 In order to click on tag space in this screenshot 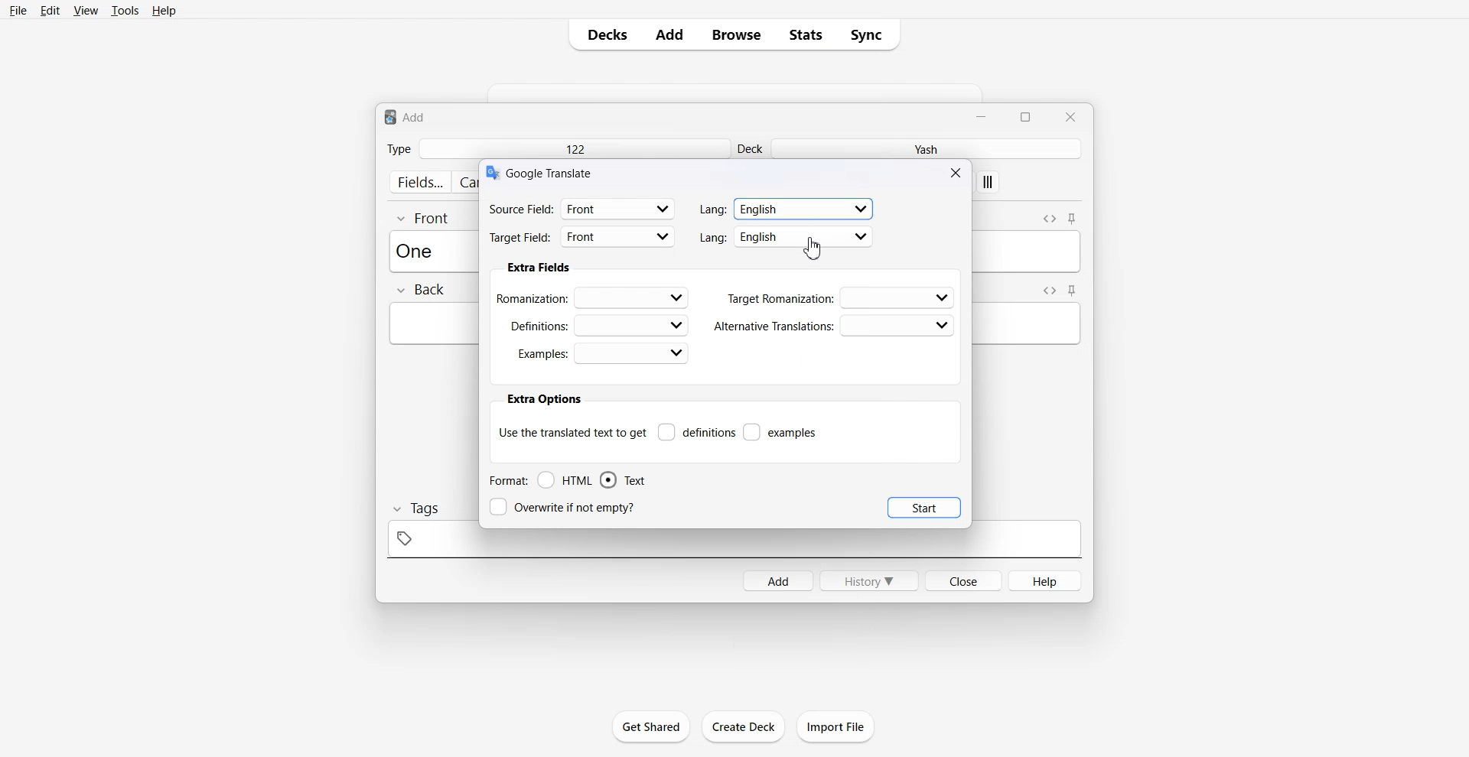, I will do `click(734, 544)`.